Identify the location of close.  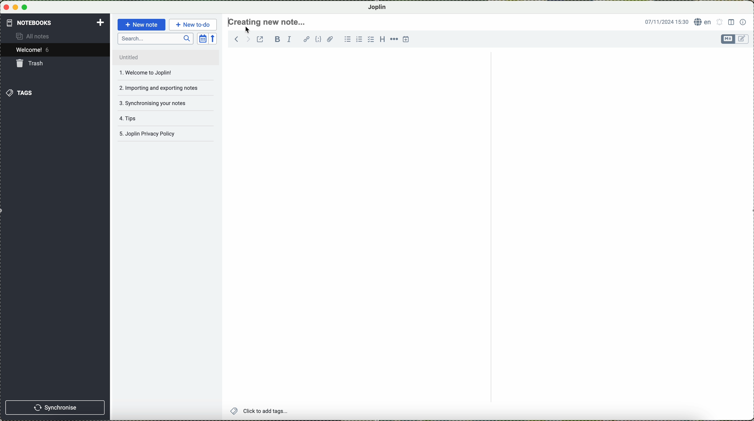
(6, 8).